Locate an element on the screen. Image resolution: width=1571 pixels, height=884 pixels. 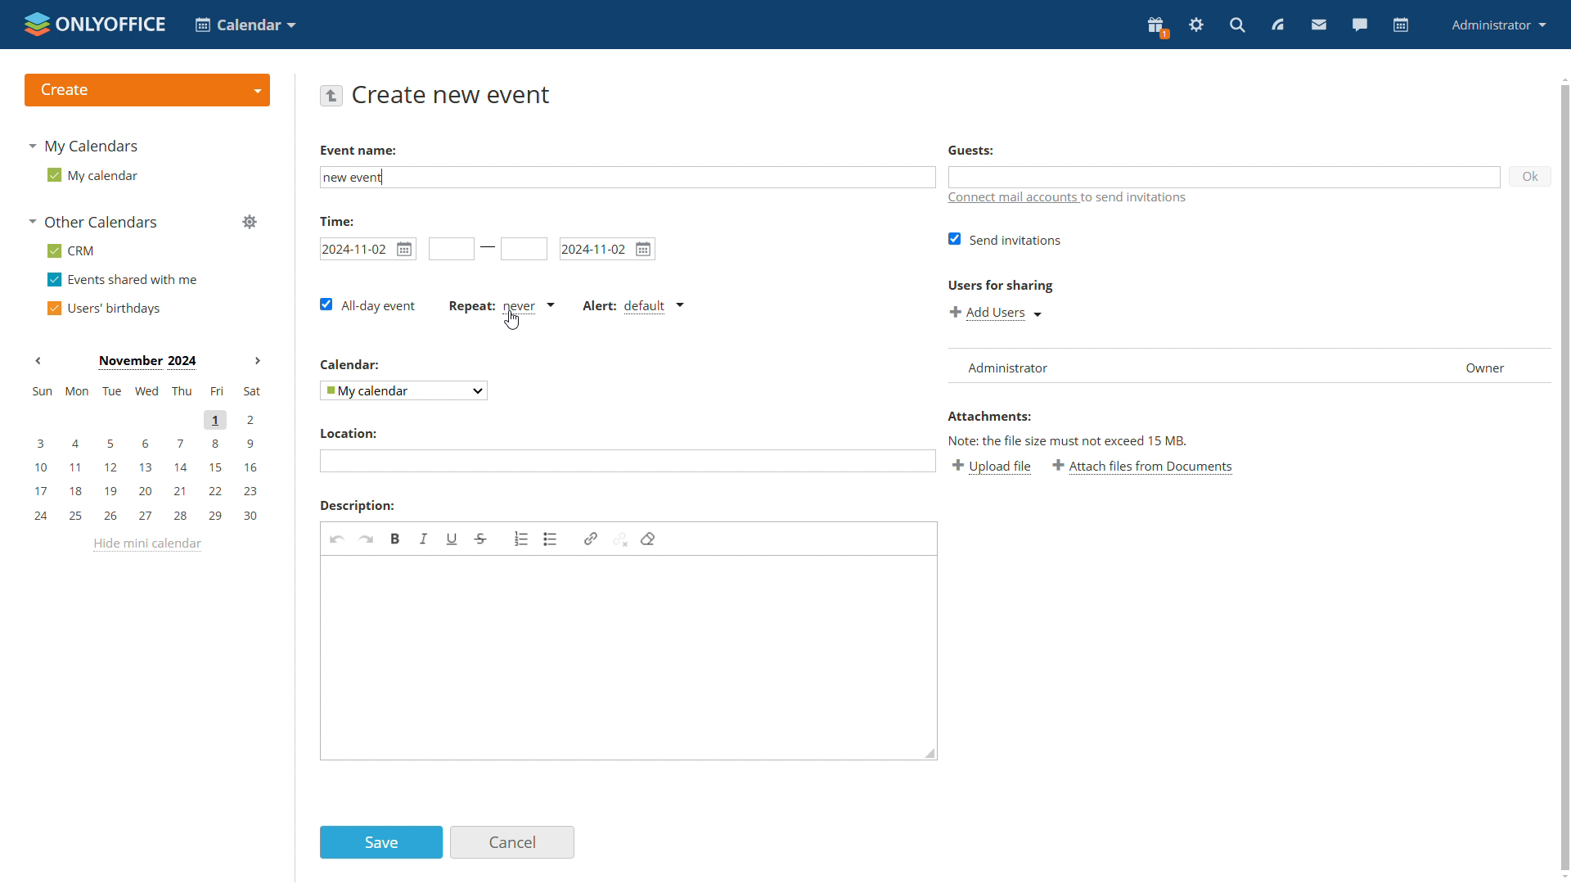
save is located at coordinates (381, 843).